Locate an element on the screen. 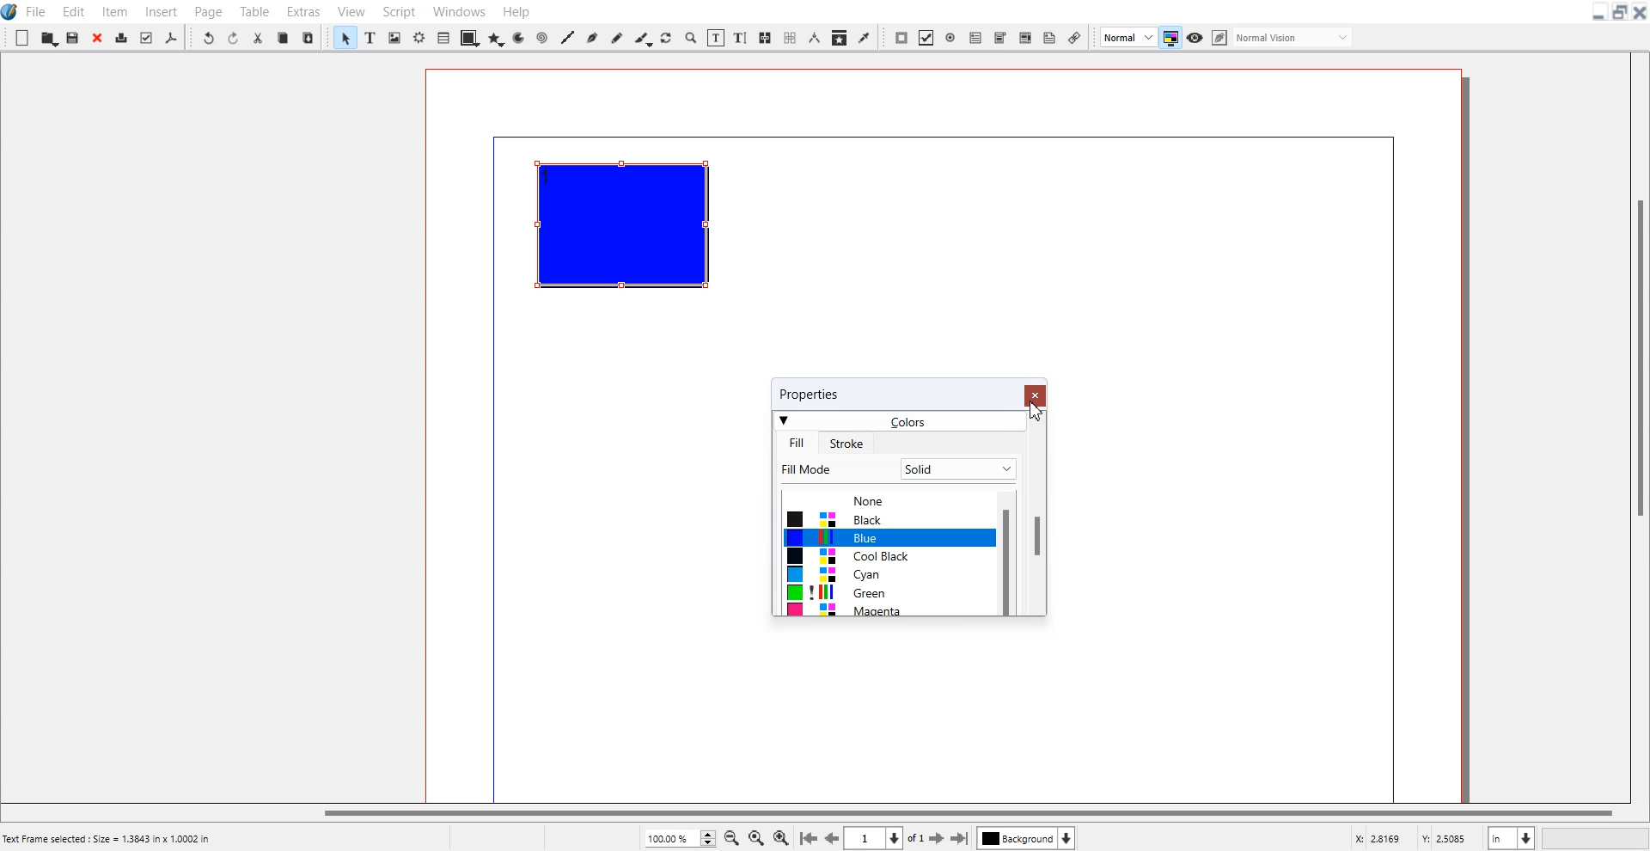  PDF Radio Button is located at coordinates (950, 38).